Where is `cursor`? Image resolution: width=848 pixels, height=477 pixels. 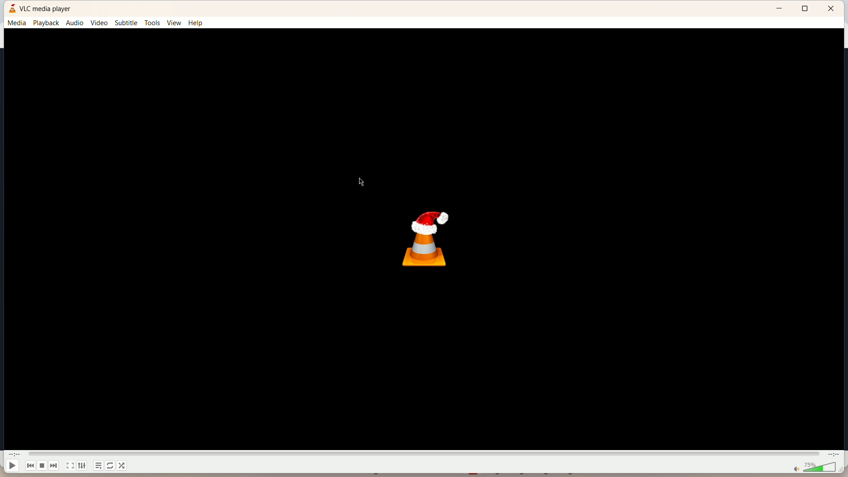 cursor is located at coordinates (364, 182).